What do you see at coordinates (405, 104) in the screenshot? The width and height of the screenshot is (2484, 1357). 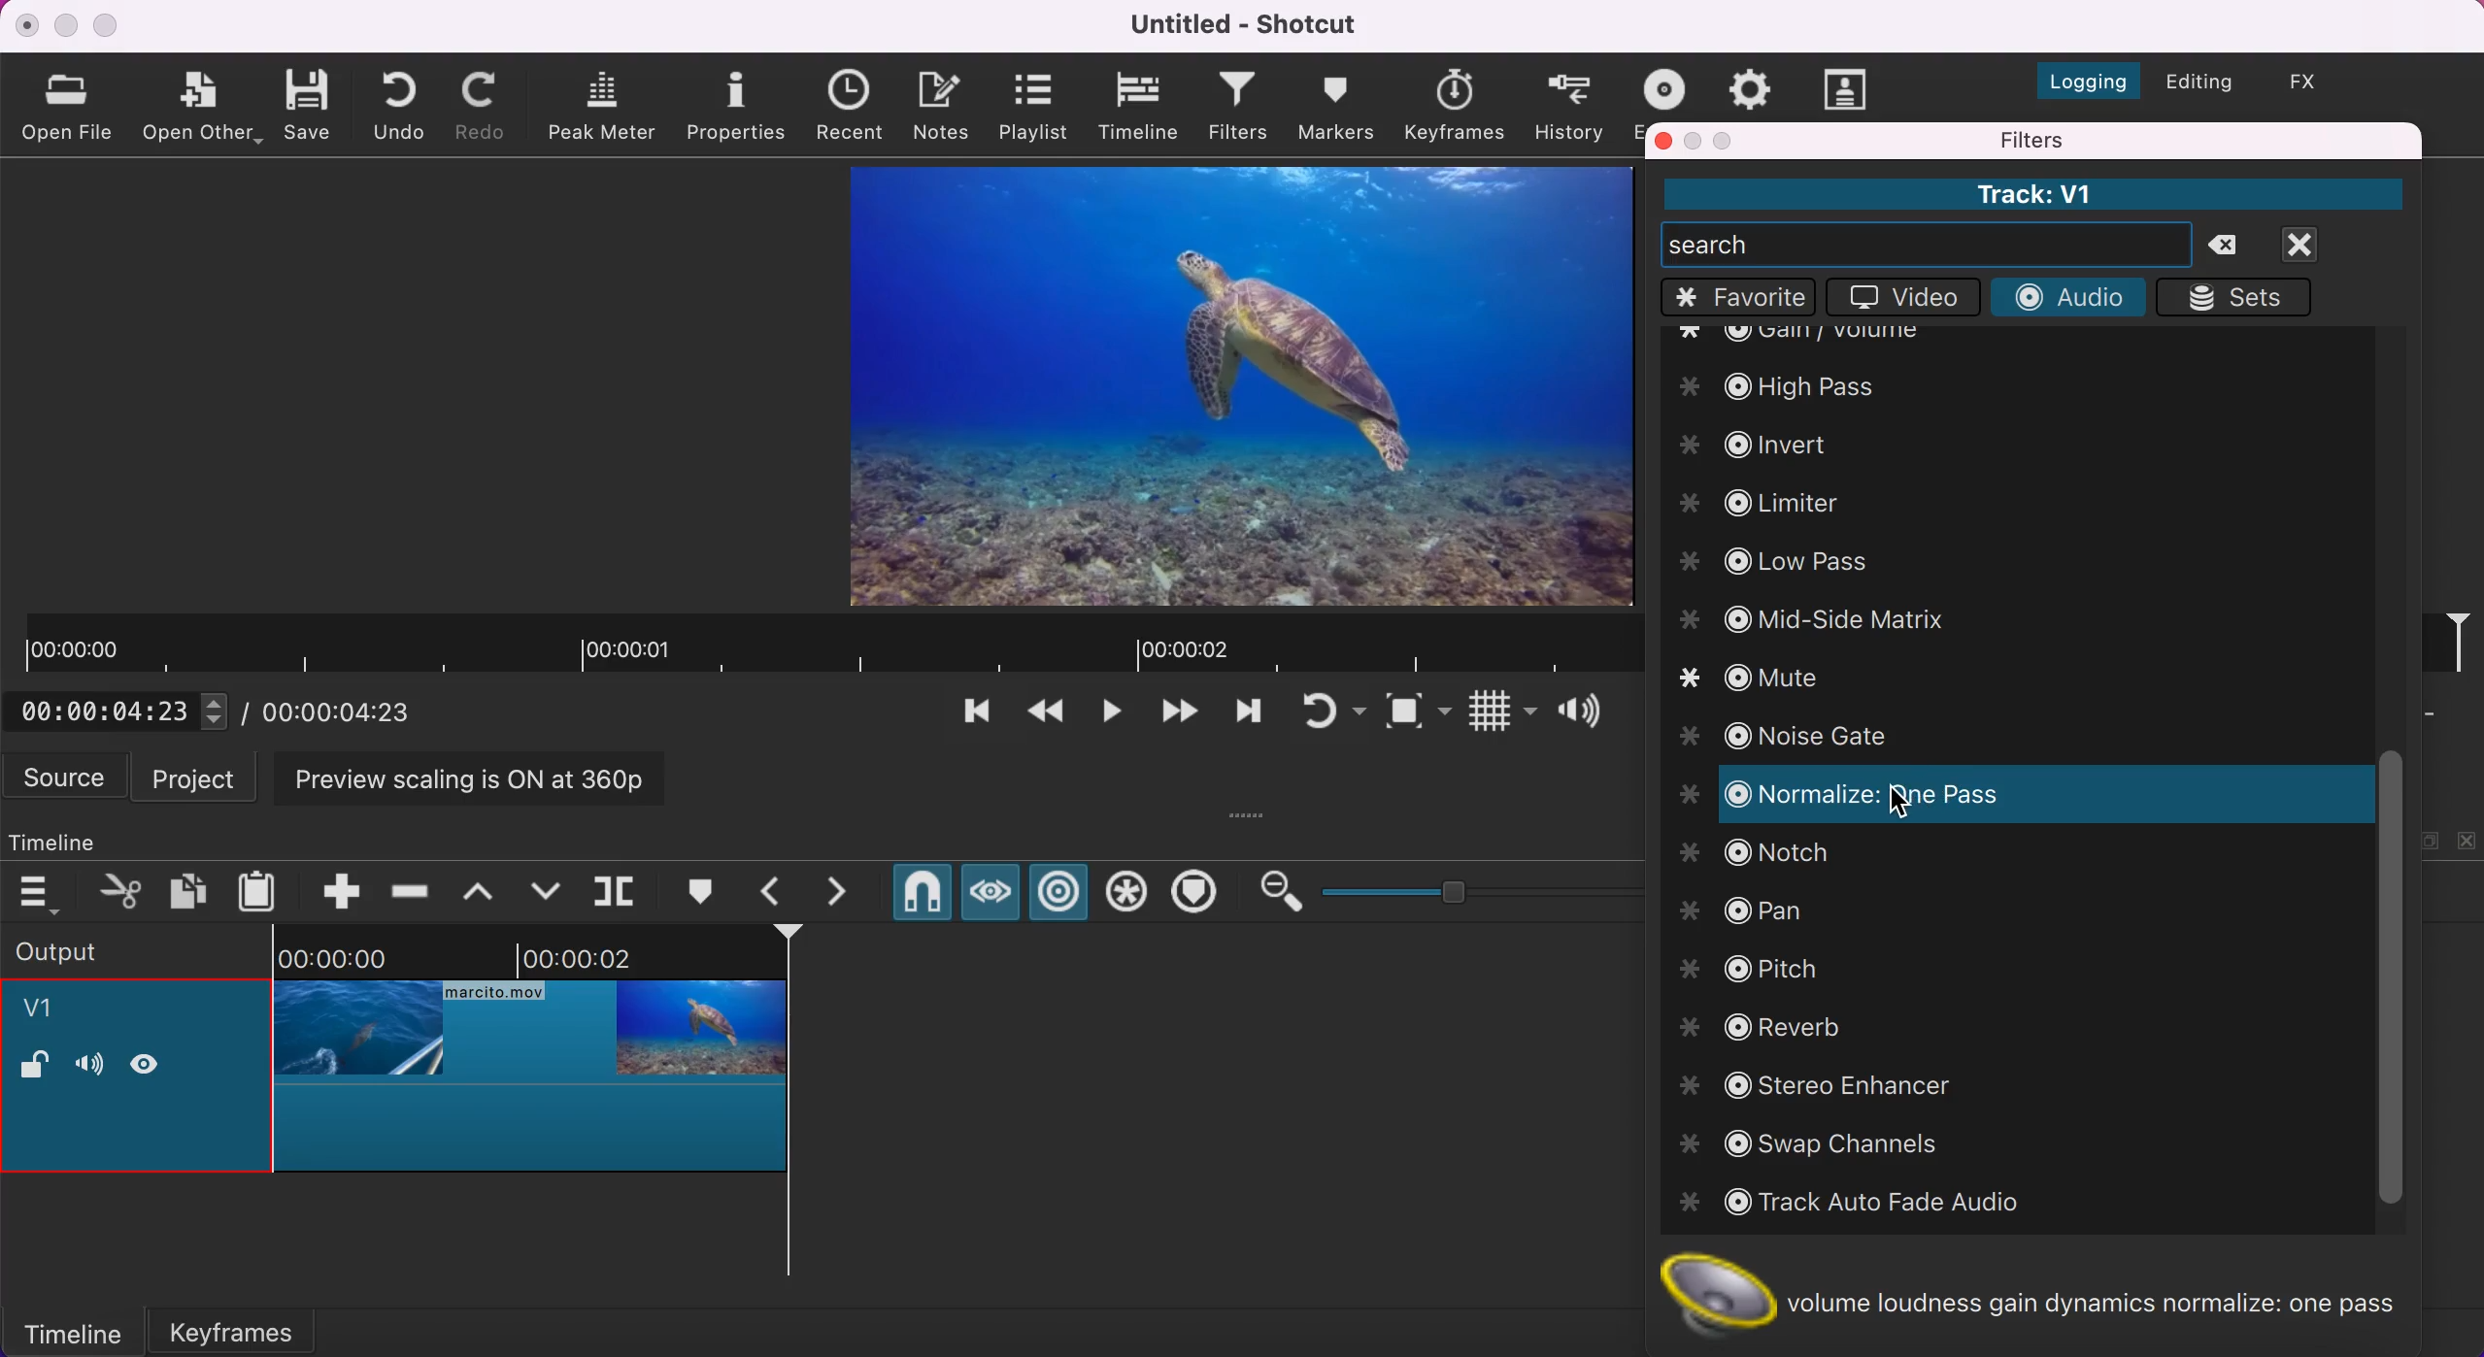 I see `undo` at bounding box center [405, 104].